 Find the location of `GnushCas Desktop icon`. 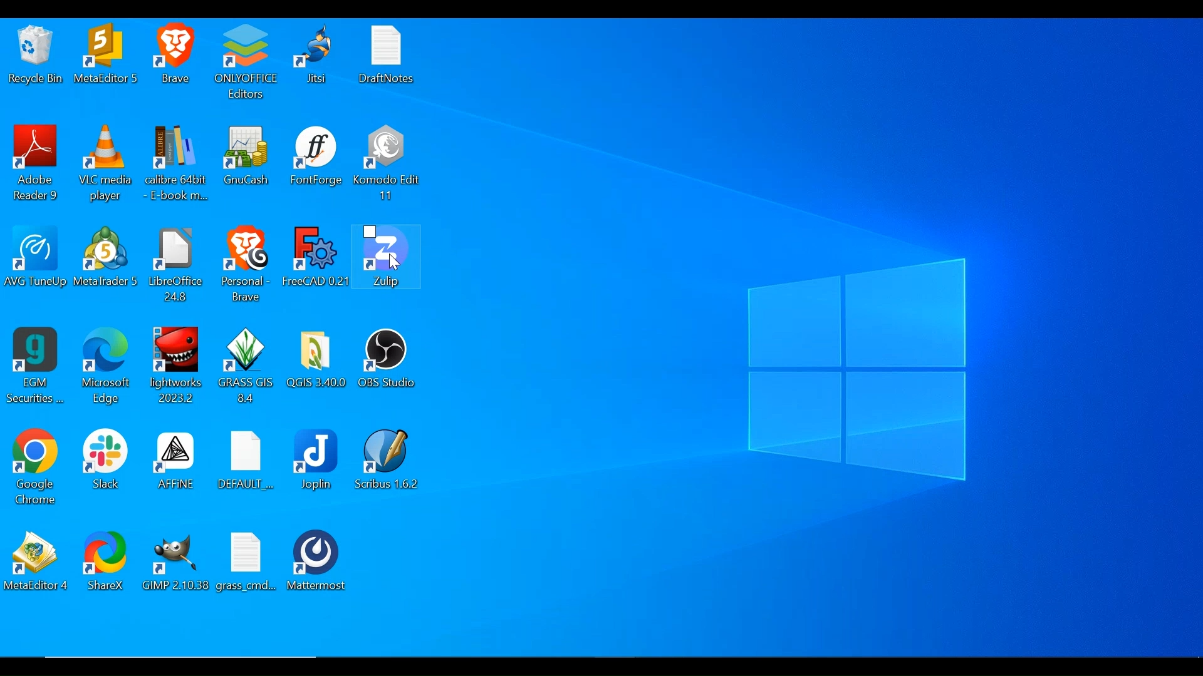

GnushCas Desktop icon is located at coordinates (247, 155).